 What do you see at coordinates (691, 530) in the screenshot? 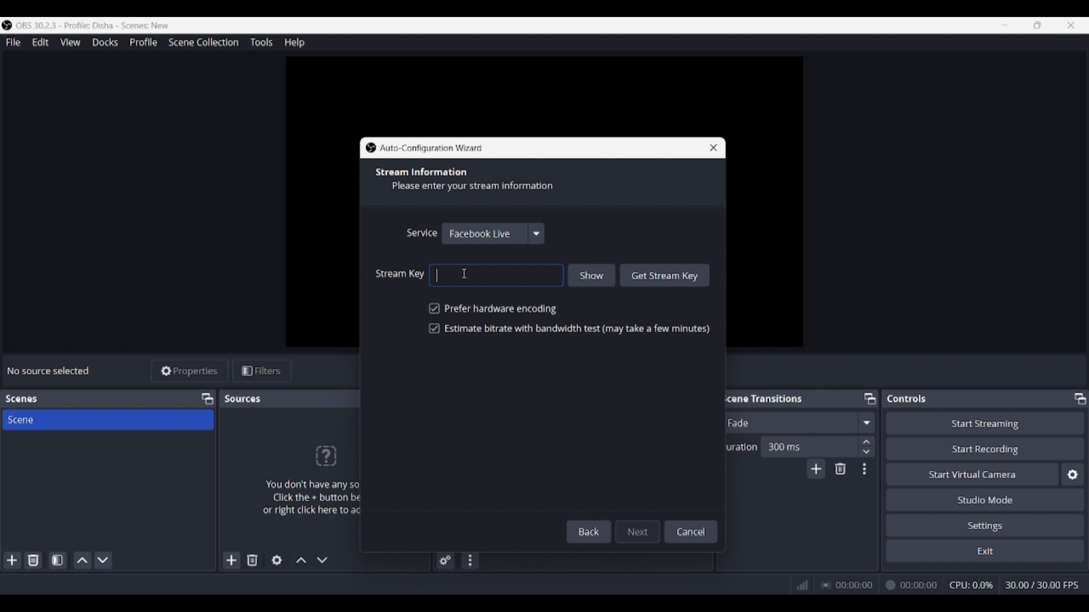
I see `Cancel` at bounding box center [691, 530].